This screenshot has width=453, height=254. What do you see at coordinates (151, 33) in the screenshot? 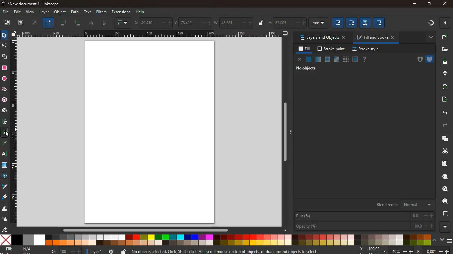
I see `Scale` at bounding box center [151, 33].